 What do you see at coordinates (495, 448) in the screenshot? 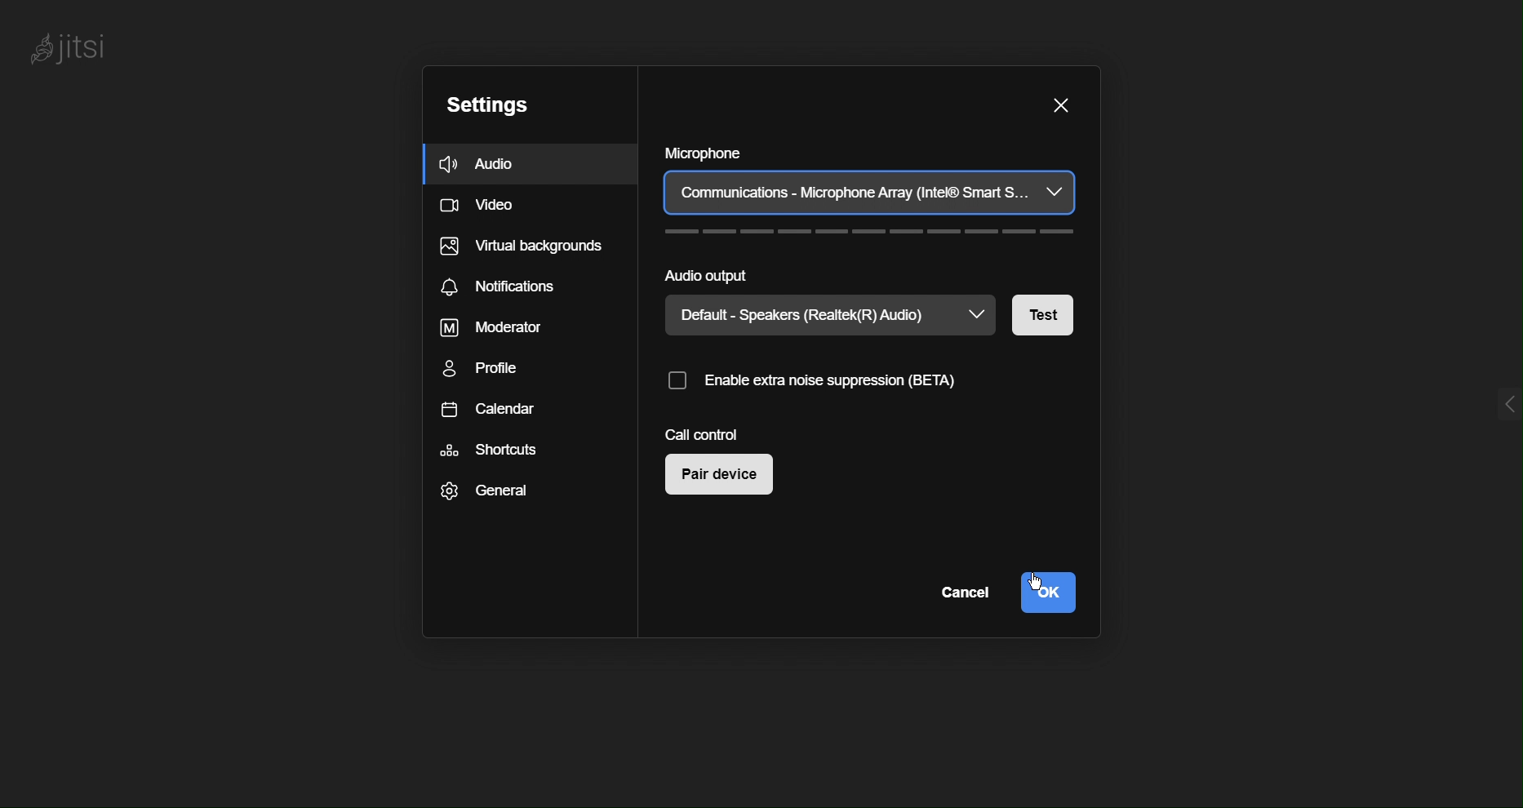
I see `Shortcuts` at bounding box center [495, 448].